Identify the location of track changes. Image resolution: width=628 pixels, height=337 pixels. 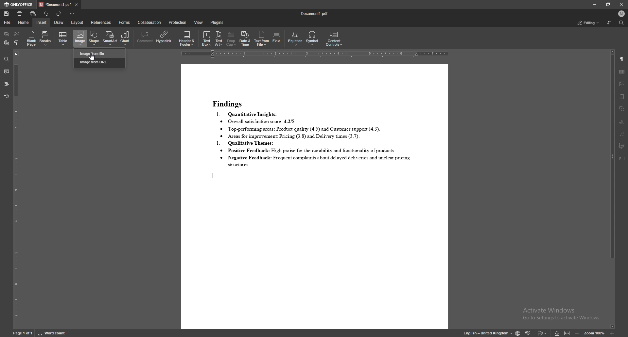
(542, 333).